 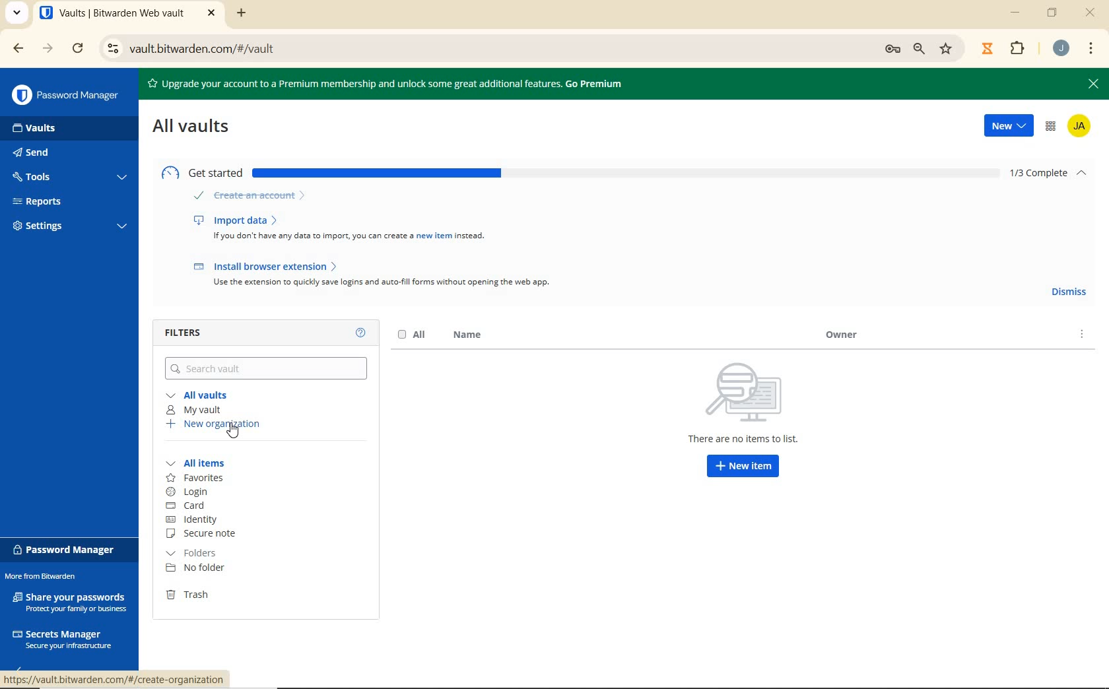 I want to click on create an account, so click(x=251, y=197).